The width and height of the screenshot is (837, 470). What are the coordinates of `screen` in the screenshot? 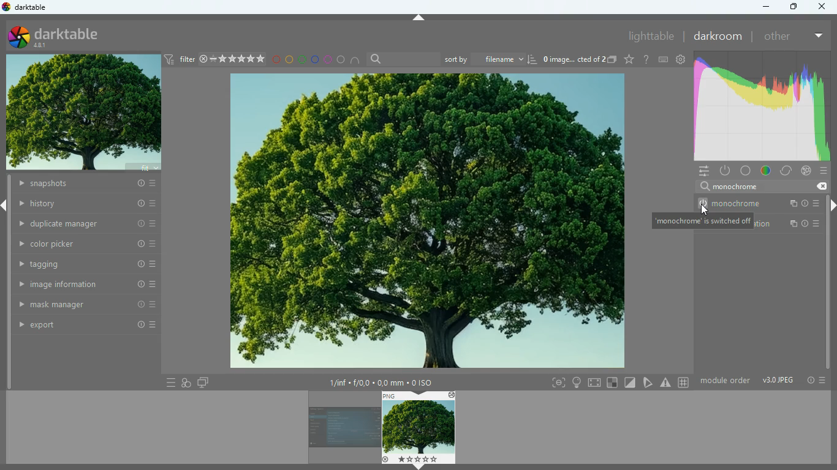 It's located at (594, 382).